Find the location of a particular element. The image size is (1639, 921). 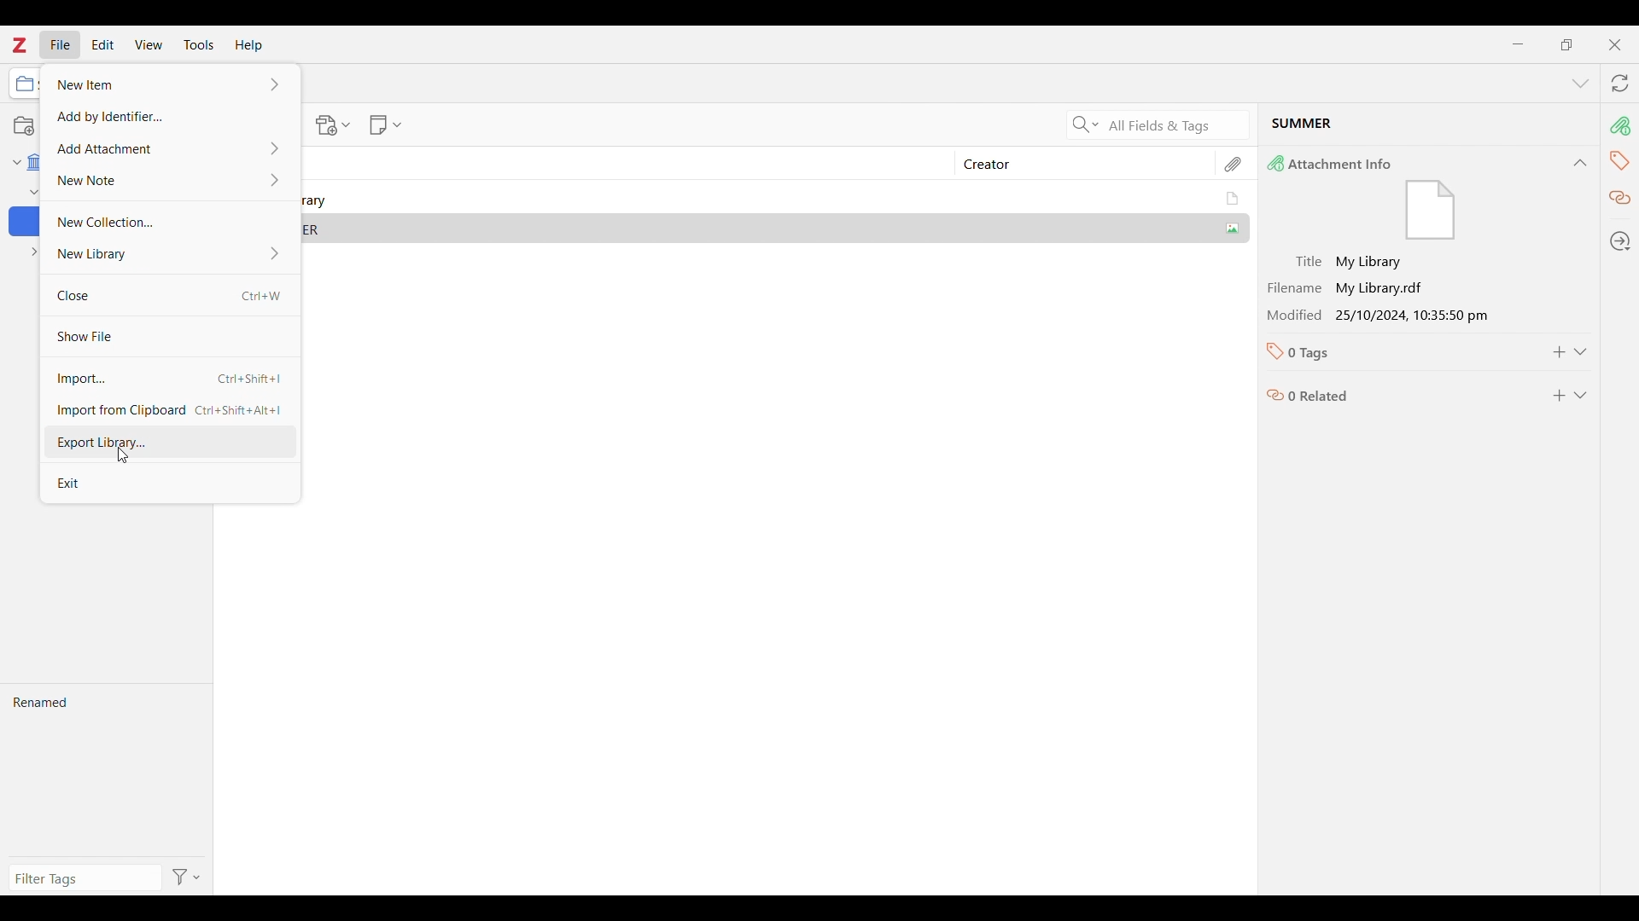

Sync with zotero.org is located at coordinates (1621, 83).